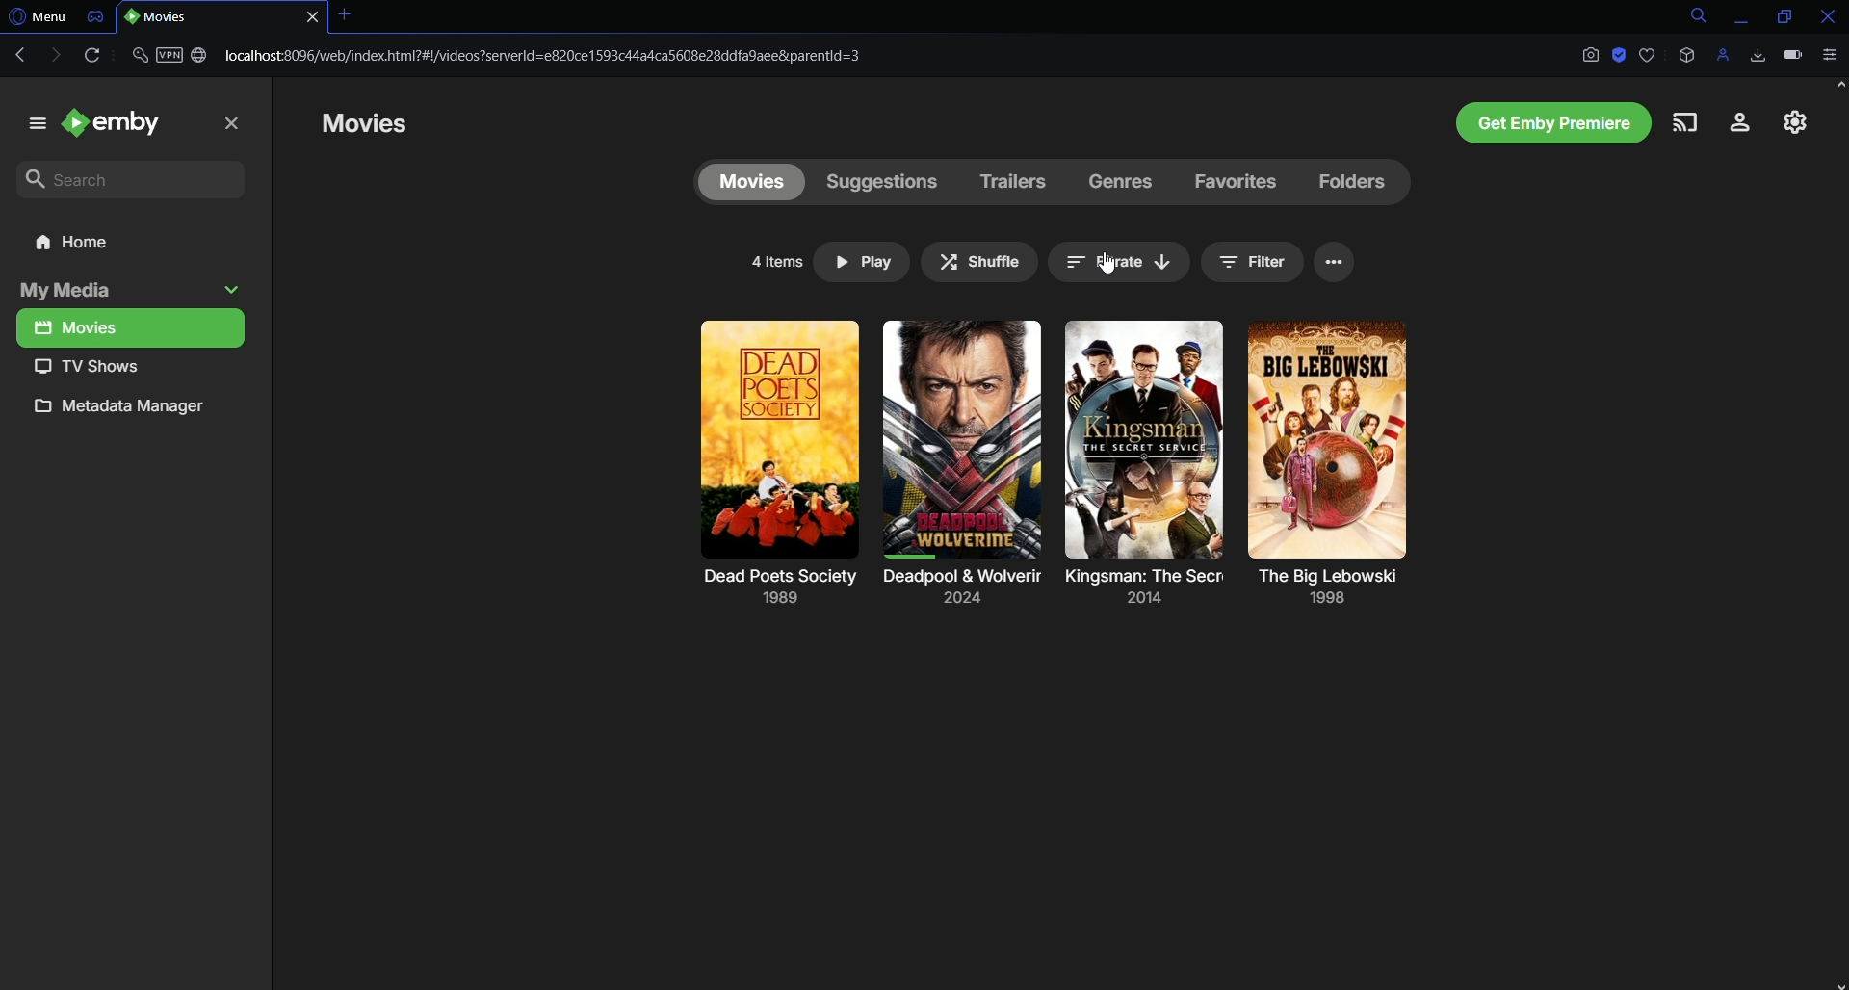  What do you see at coordinates (345, 16) in the screenshot?
I see `Close tab` at bounding box center [345, 16].